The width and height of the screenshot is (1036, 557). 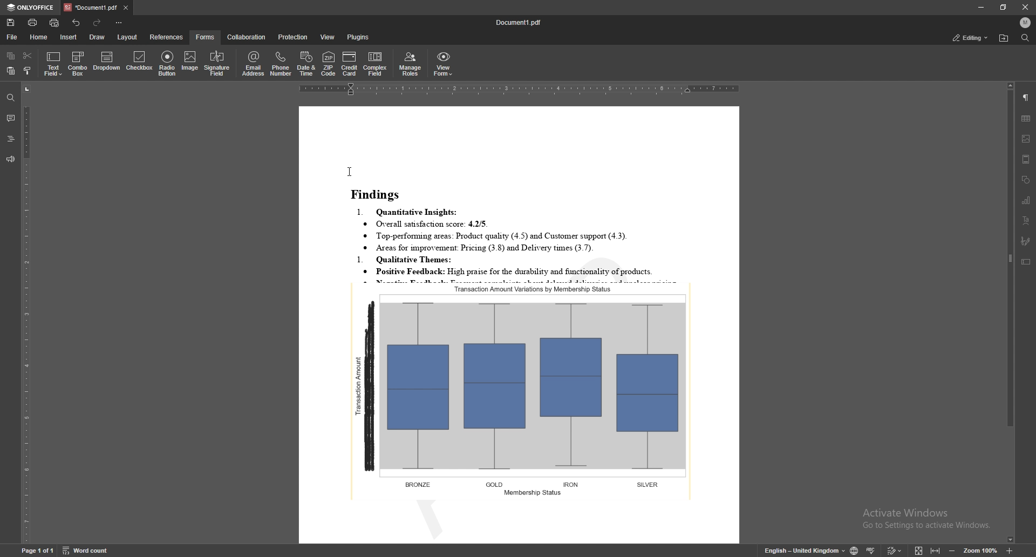 I want to click on file name, so click(x=521, y=22).